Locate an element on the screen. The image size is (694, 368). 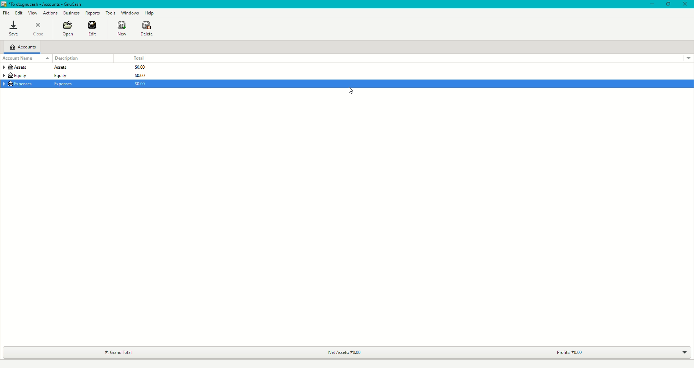
Close is located at coordinates (685, 4).